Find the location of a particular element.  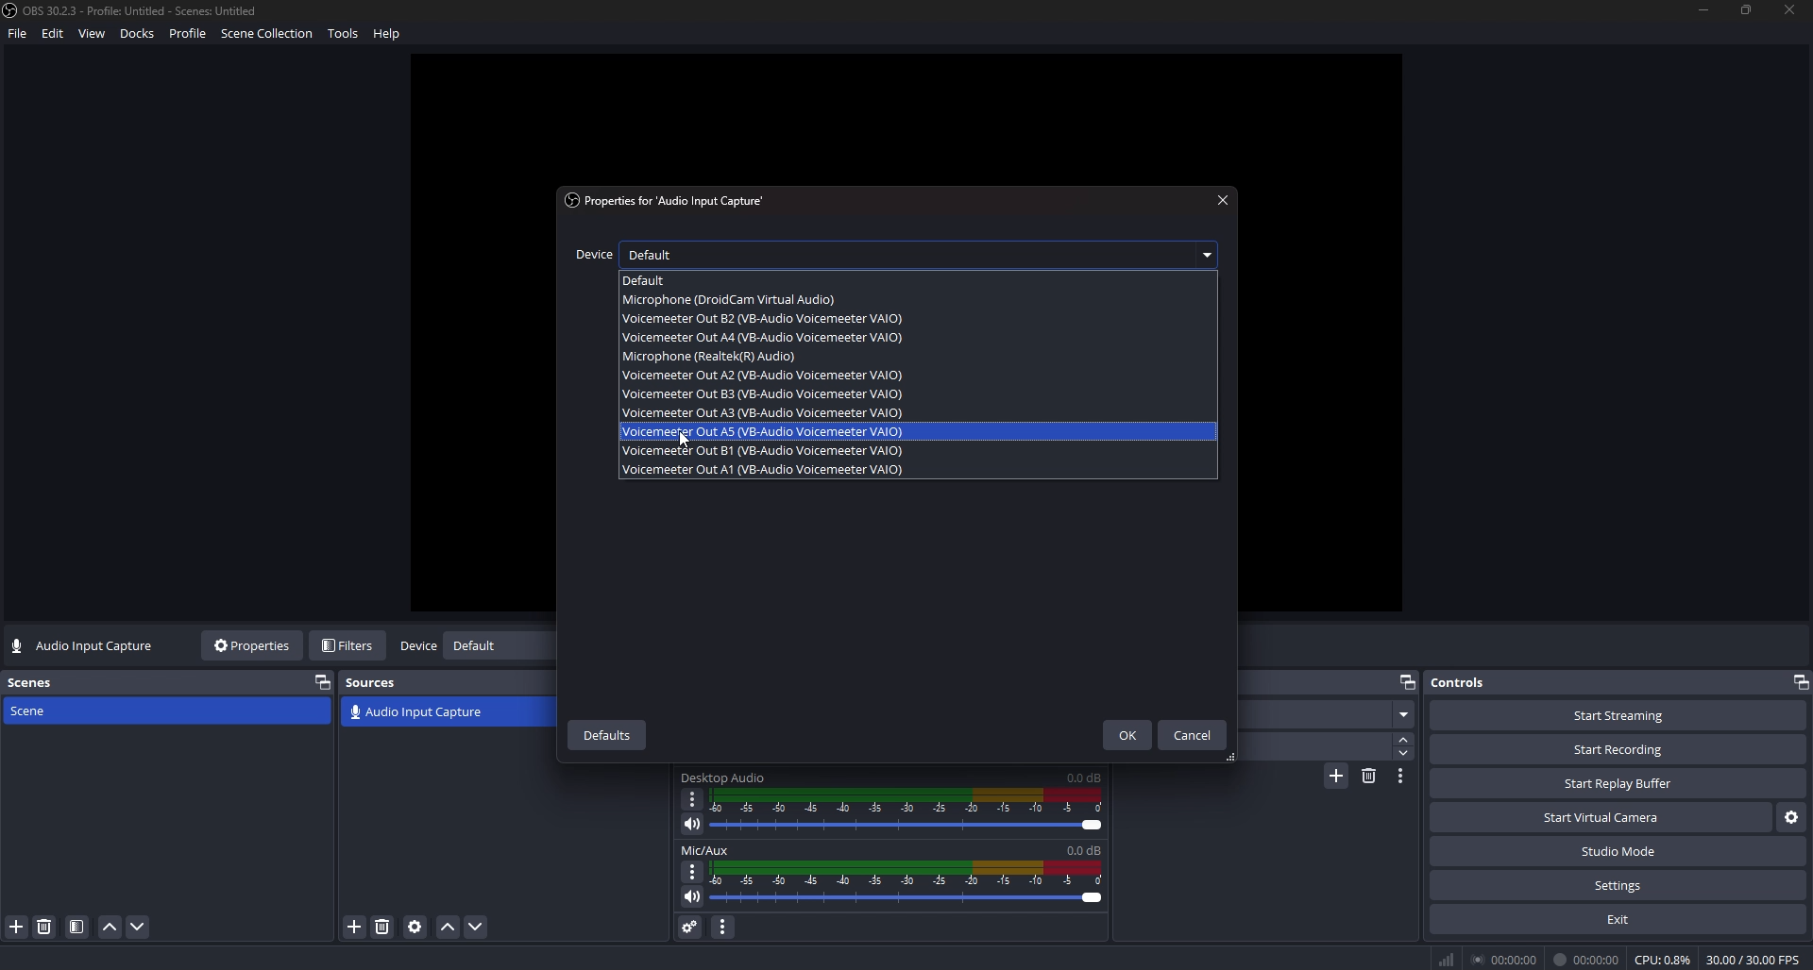

scene transitions is located at coordinates (416, 713).